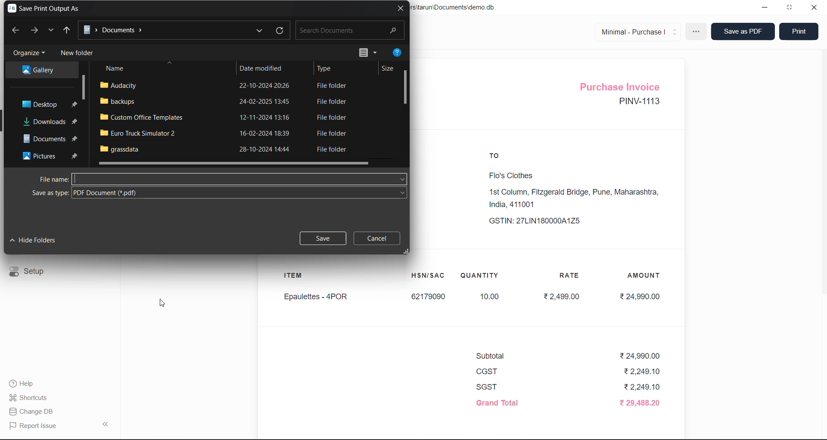 The image size is (827, 440). Describe the element at coordinates (124, 86) in the screenshot. I see `audacity` at that location.